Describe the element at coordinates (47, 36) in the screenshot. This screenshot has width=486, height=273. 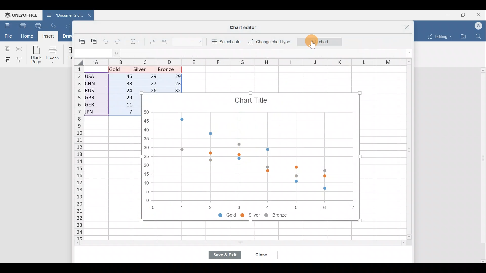
I see `Cursor on Insert` at that location.